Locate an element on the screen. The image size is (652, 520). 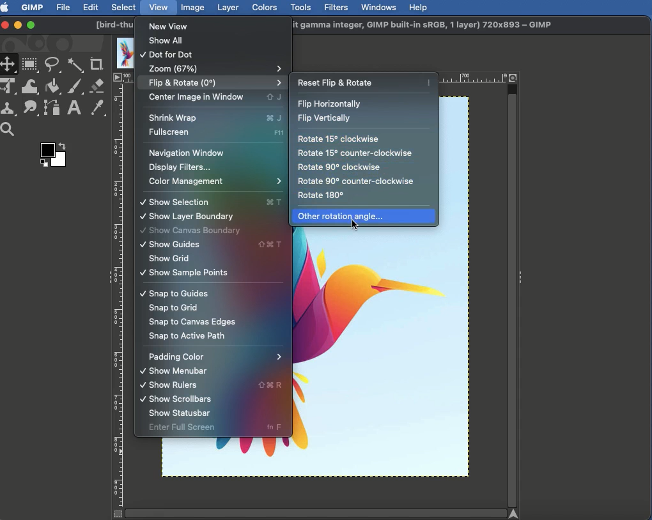
vertical Scrollbar is located at coordinates (513, 295).